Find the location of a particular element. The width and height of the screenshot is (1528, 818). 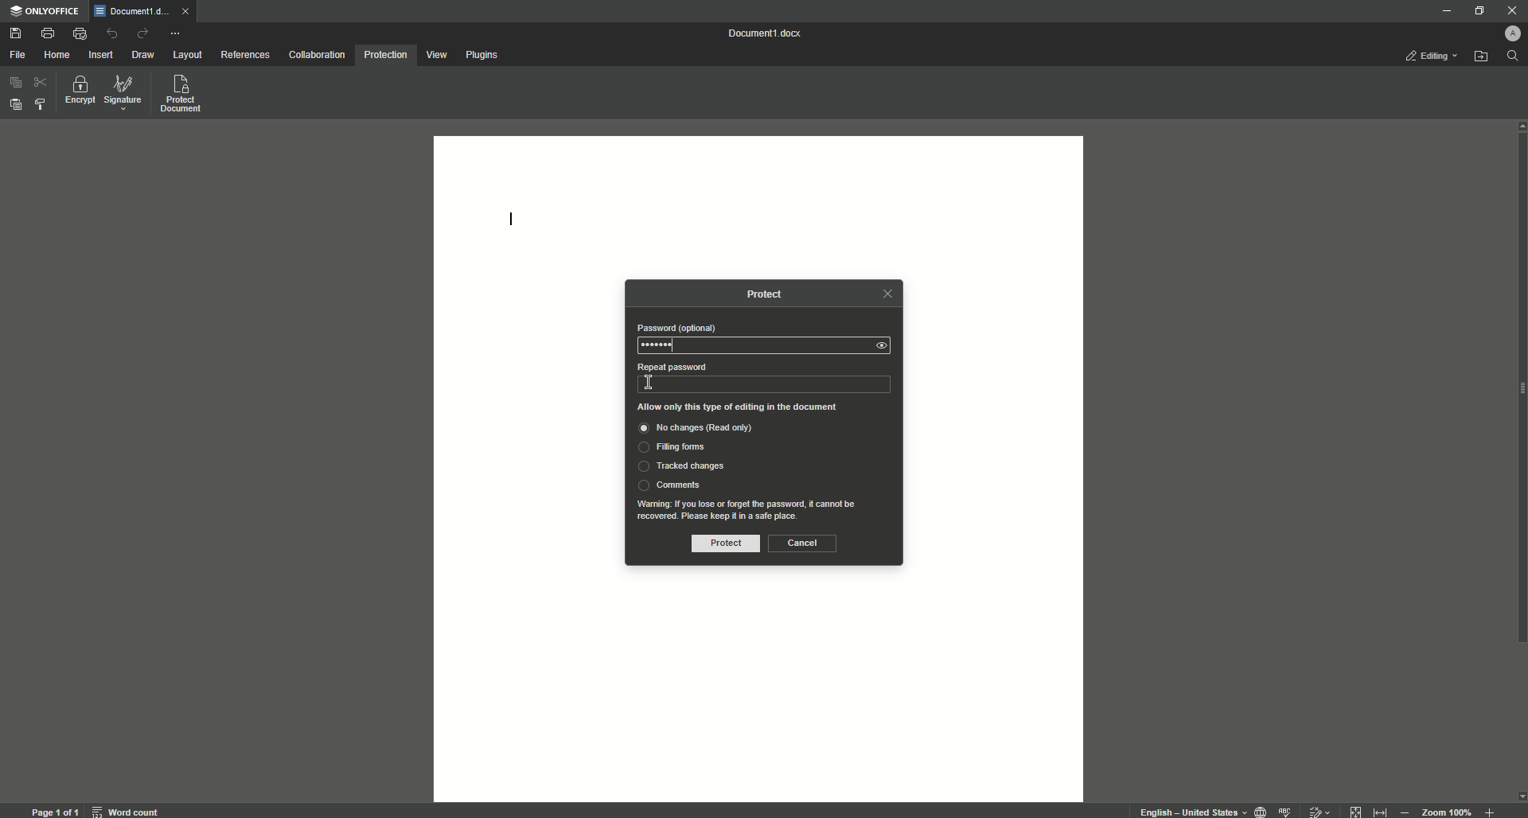

Protect is located at coordinates (721, 544).